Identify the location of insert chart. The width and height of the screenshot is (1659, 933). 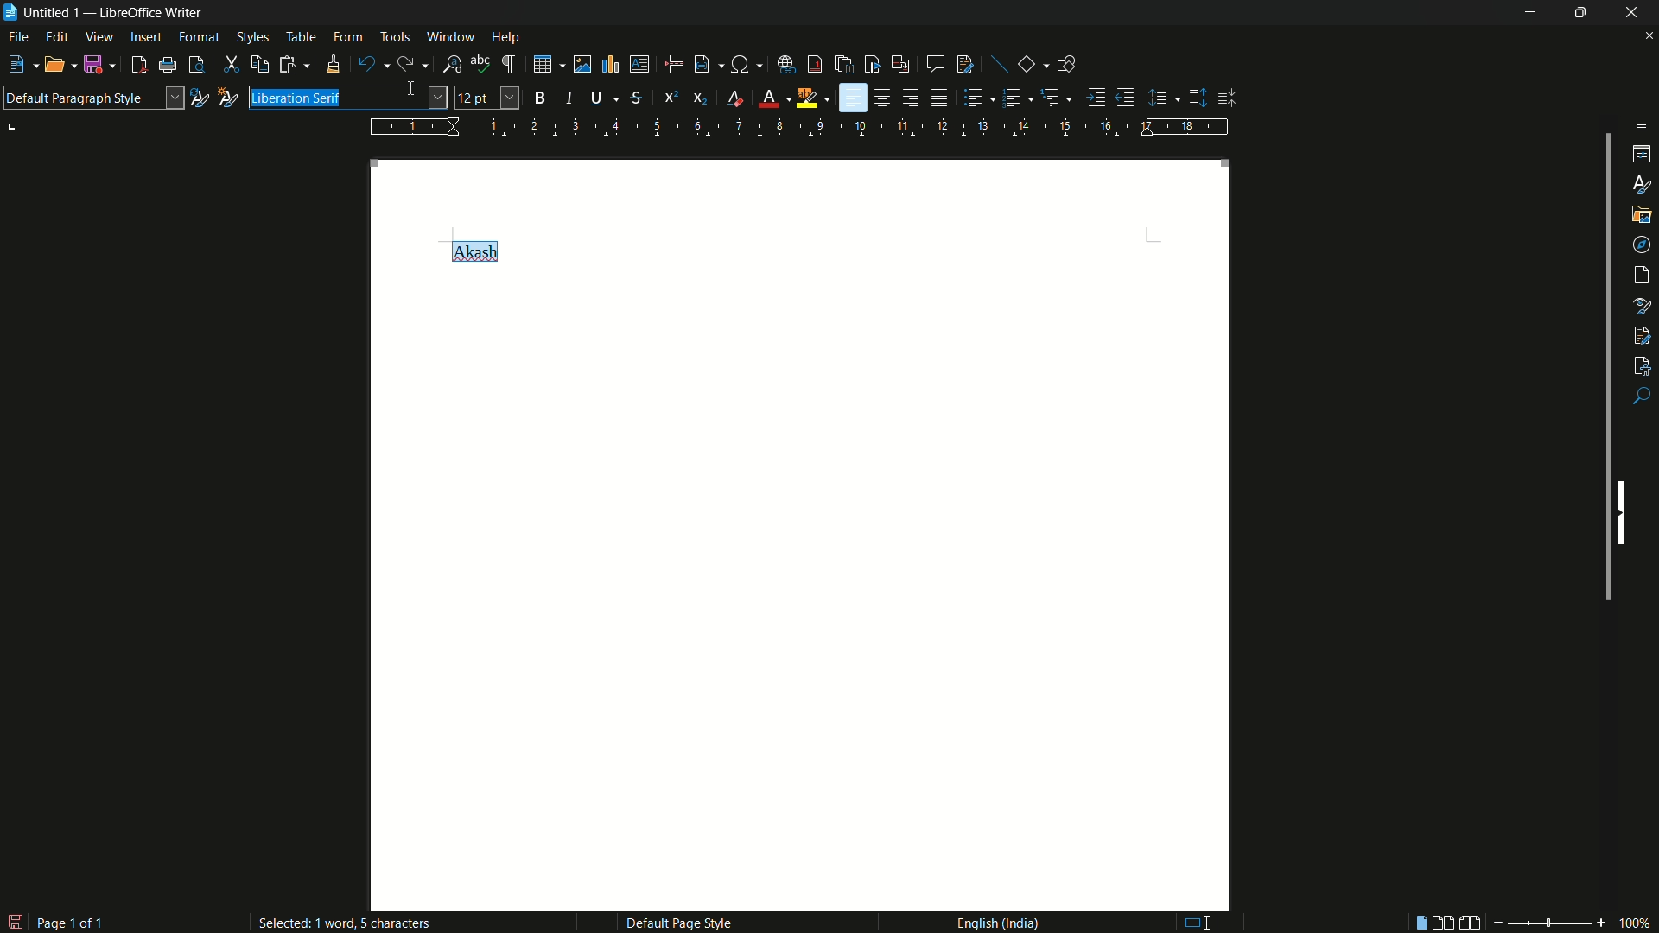
(609, 63).